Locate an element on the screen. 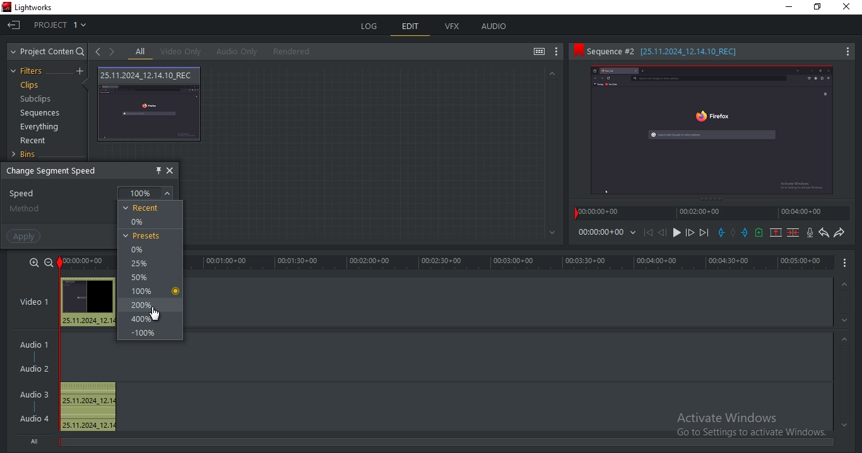  audio only is located at coordinates (238, 51).